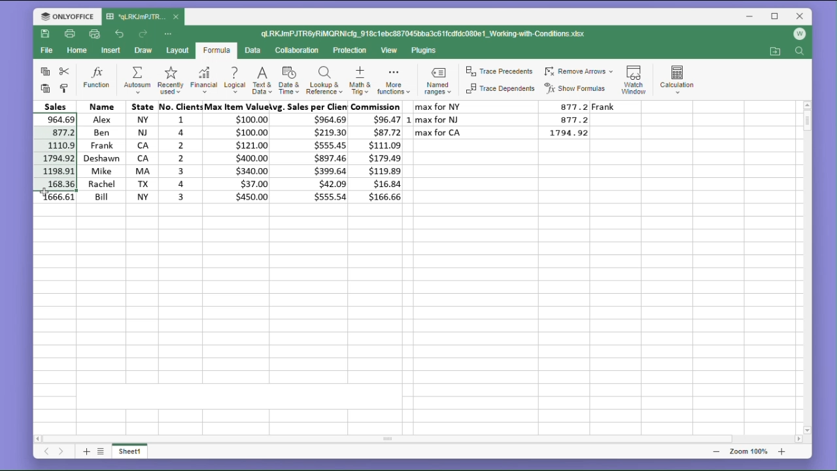 Image resolution: width=837 pixels, height=471 pixels. What do you see at coordinates (97, 78) in the screenshot?
I see `function` at bounding box center [97, 78].